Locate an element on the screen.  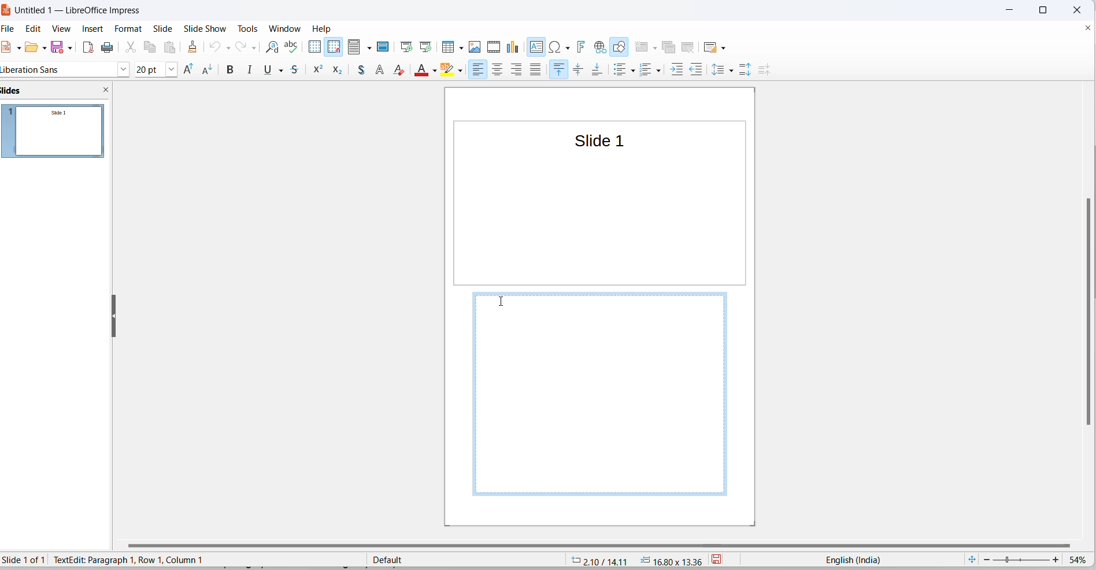
clone formatting is located at coordinates (194, 47).